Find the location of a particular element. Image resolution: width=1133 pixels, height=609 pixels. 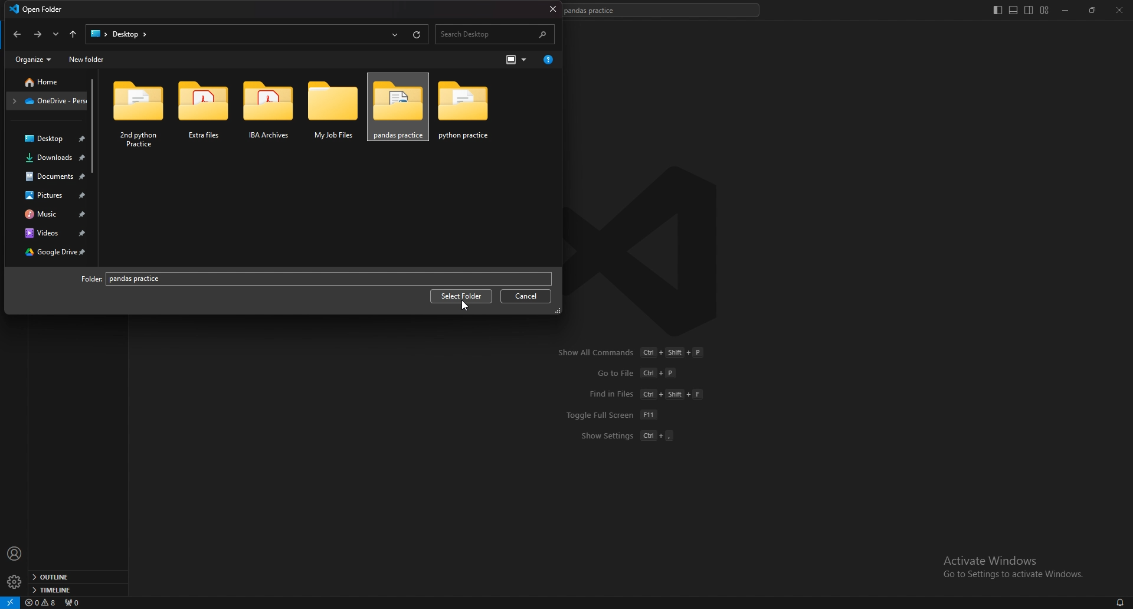

alarms is located at coordinates (1121, 602).